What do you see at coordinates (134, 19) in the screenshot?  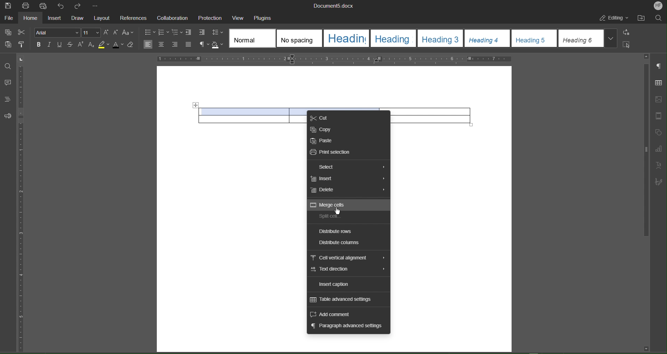 I see `References` at bounding box center [134, 19].